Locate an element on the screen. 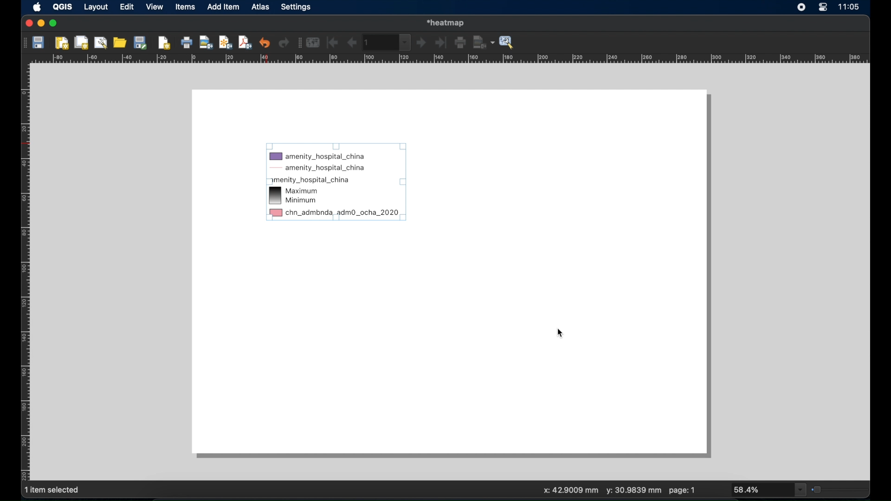 The width and height of the screenshot is (891, 501). dd item is located at coordinates (224, 8).